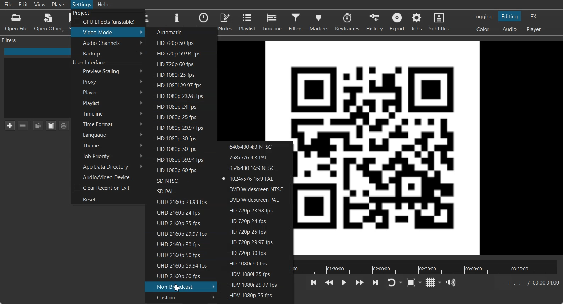  Describe the element at coordinates (255, 179) in the screenshot. I see `1024x576 16:9 PAL` at that location.